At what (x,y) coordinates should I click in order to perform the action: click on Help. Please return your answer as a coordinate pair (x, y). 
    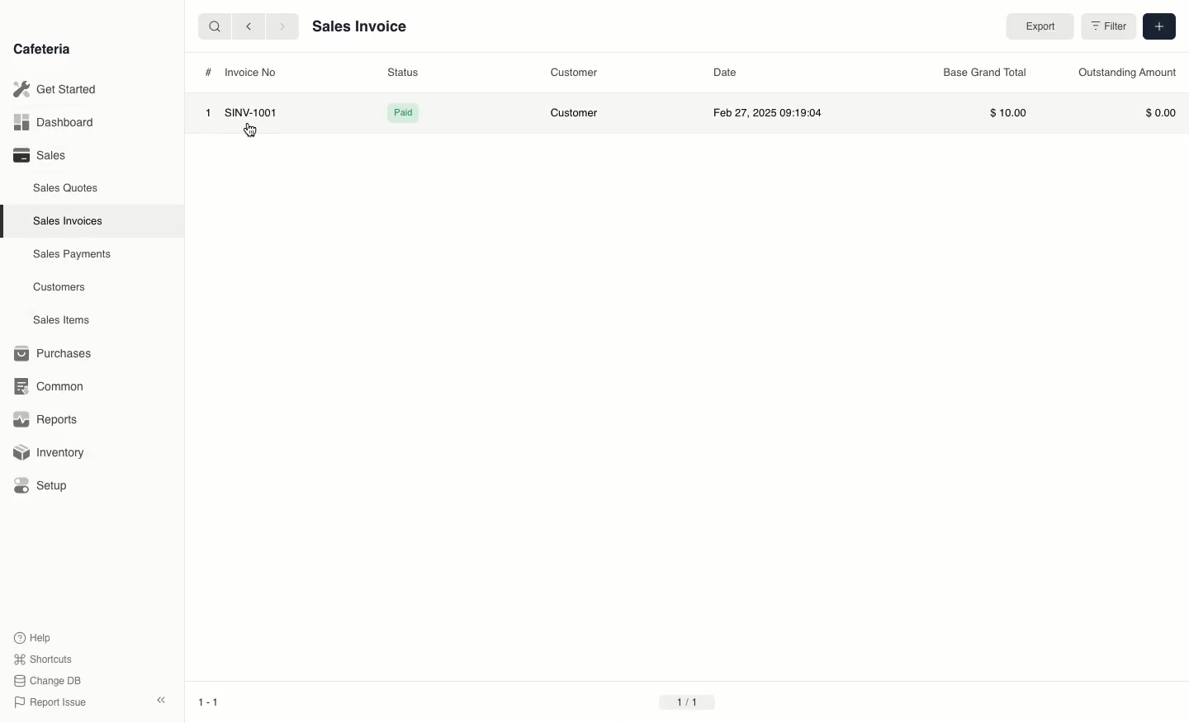
    Looking at the image, I should click on (34, 636).